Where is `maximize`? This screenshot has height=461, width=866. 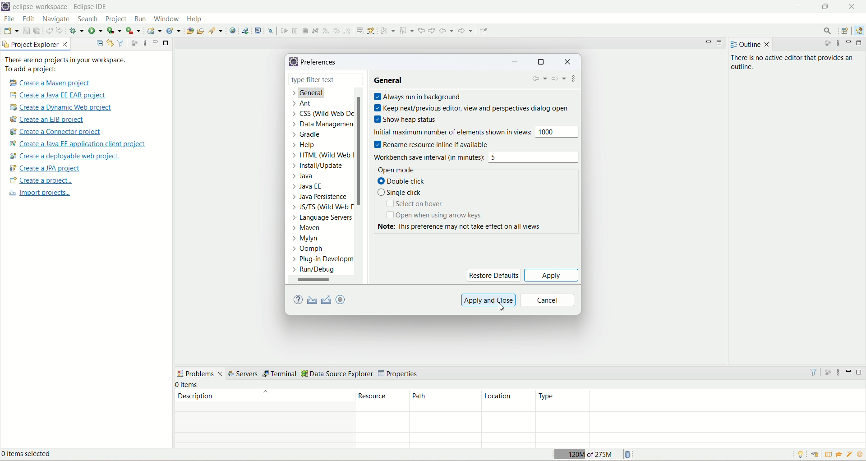 maximize is located at coordinates (827, 8).